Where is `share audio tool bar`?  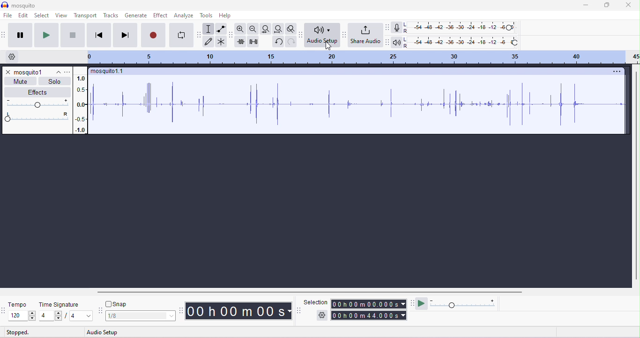 share audio tool bar is located at coordinates (344, 35).